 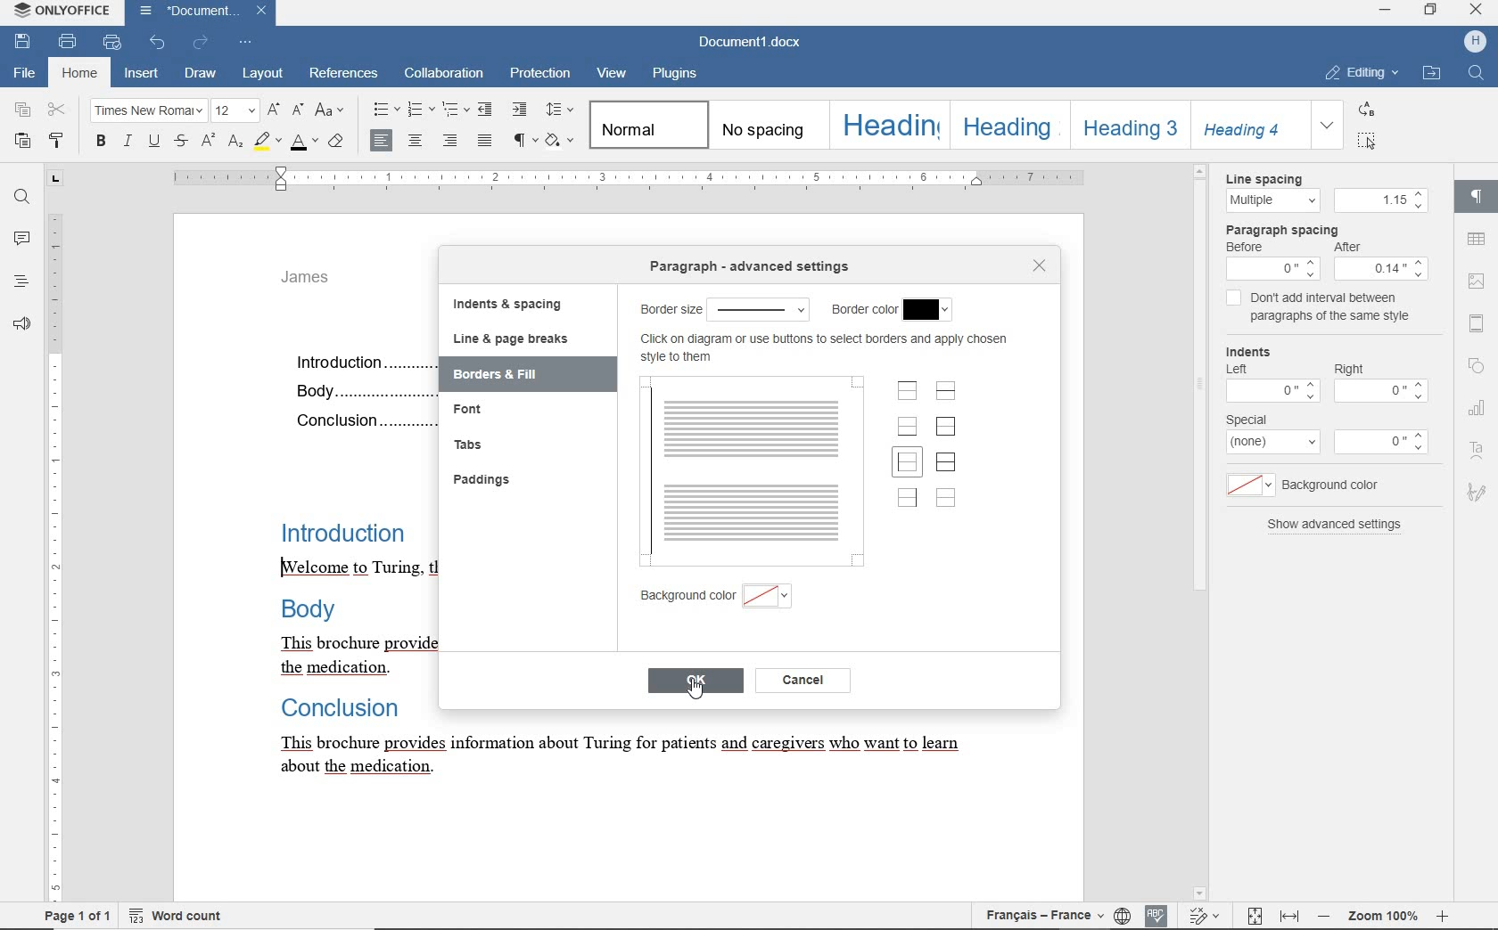 I want to click on more options, so click(x=1385, y=442).